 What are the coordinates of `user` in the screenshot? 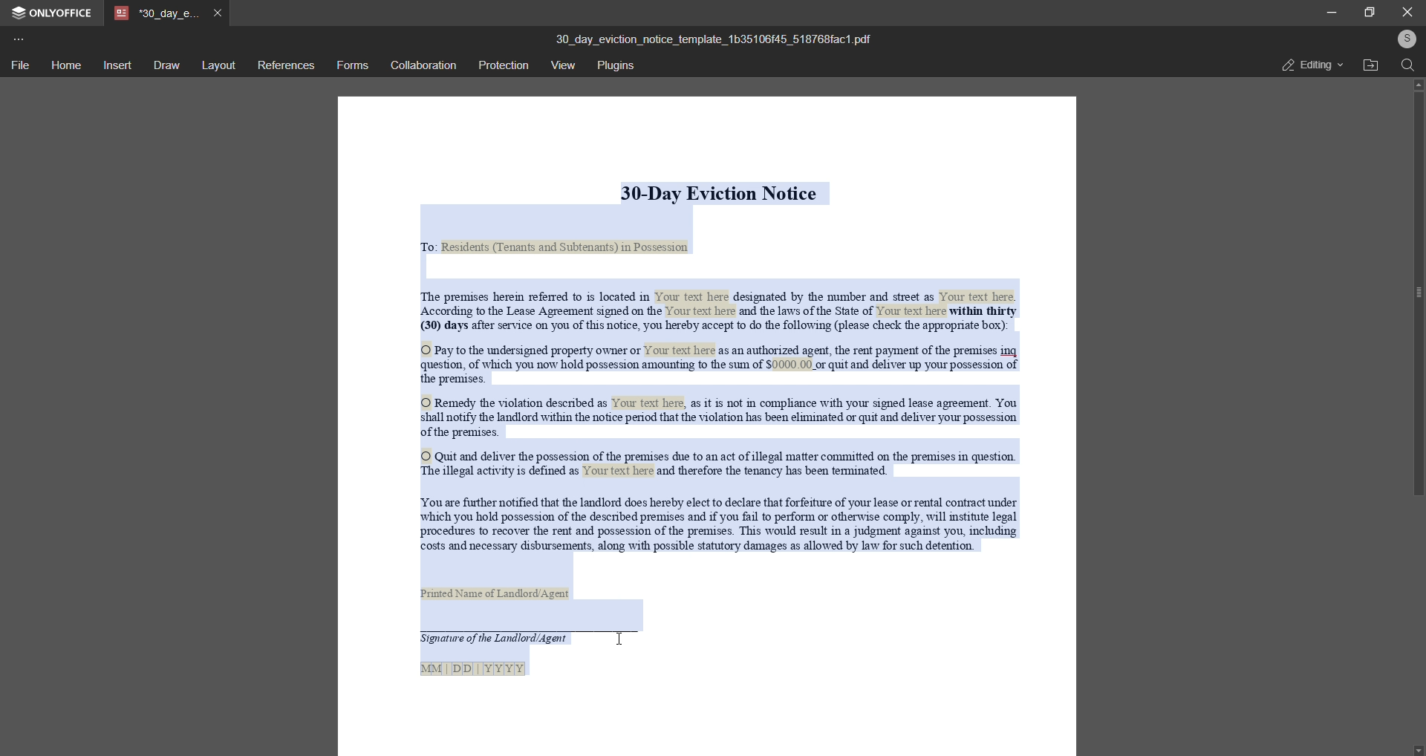 It's located at (1405, 39).